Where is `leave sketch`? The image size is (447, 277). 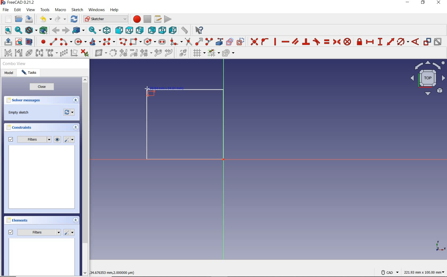
leave sketch is located at coordinates (7, 42).